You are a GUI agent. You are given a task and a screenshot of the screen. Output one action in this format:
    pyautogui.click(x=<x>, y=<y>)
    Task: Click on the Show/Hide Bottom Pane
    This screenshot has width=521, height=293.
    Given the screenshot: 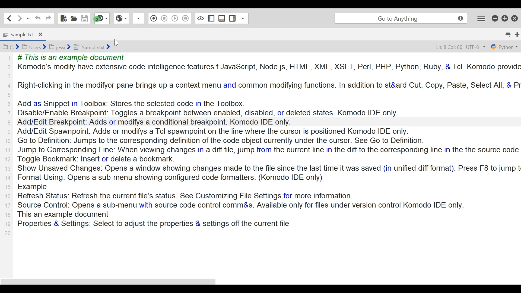 What is the action you would take?
    pyautogui.click(x=222, y=18)
    